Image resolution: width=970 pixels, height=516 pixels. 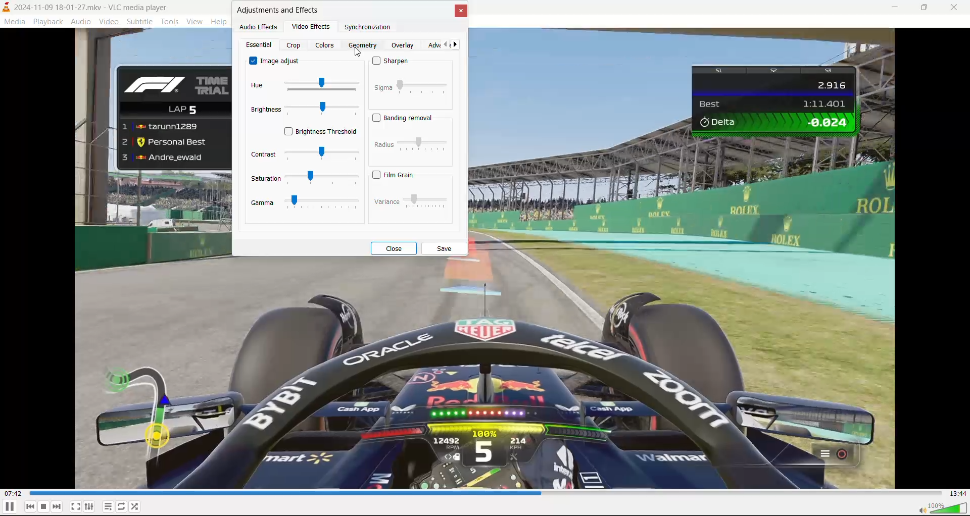 What do you see at coordinates (958, 494) in the screenshot?
I see `total track time` at bounding box center [958, 494].